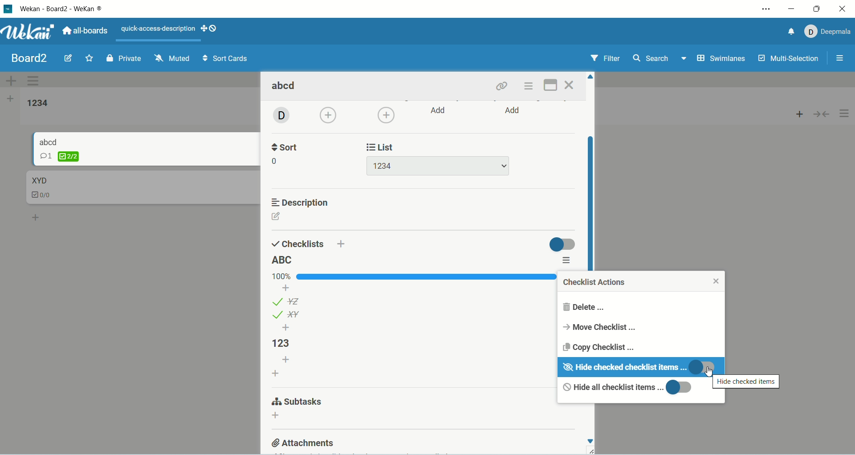 The height and width of the screenshot is (455, 855). What do you see at coordinates (122, 60) in the screenshot?
I see `private` at bounding box center [122, 60].